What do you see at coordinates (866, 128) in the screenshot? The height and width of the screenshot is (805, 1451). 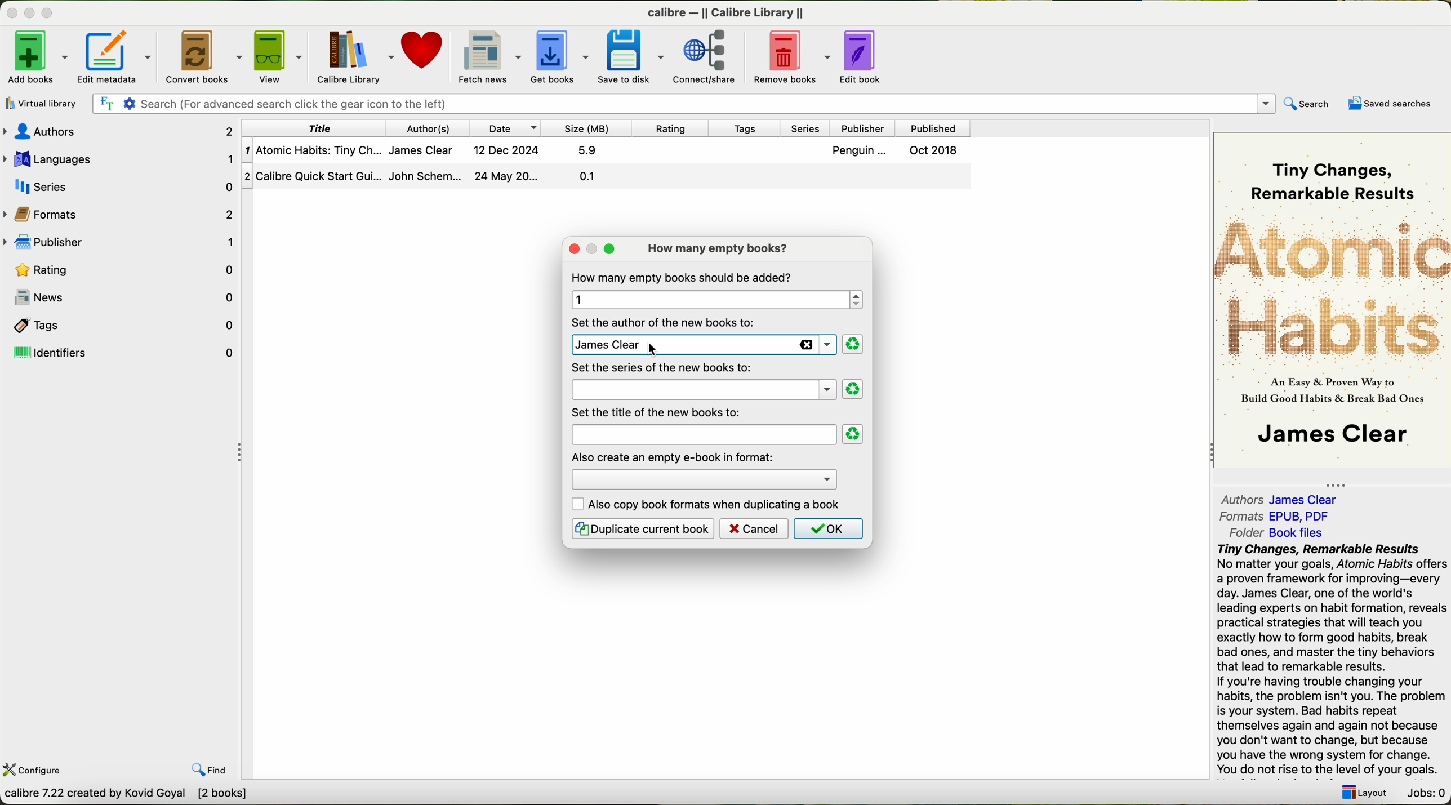 I see `publisher` at bounding box center [866, 128].